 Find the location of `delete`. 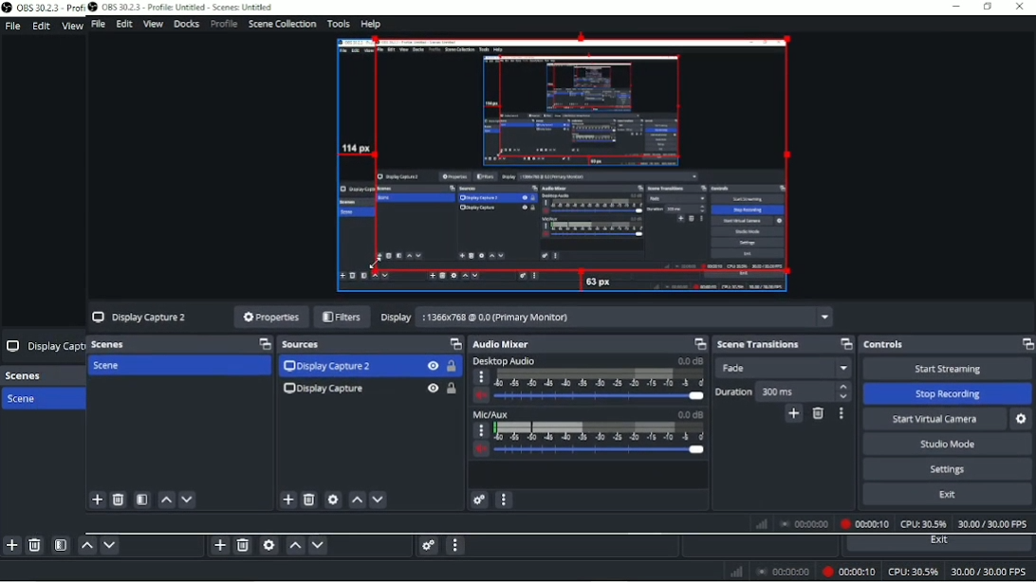

delete is located at coordinates (119, 500).